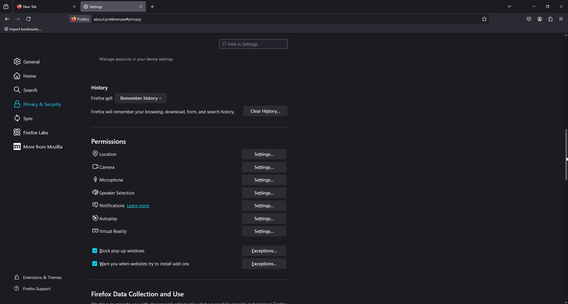 This screenshot has width=568, height=304. What do you see at coordinates (24, 29) in the screenshot?
I see `import bookmarks` at bounding box center [24, 29].